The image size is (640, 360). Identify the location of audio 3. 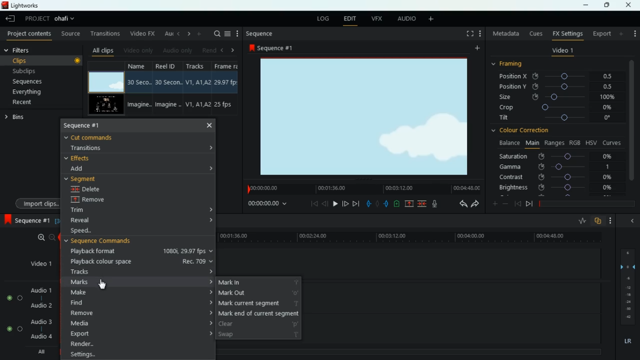
(38, 321).